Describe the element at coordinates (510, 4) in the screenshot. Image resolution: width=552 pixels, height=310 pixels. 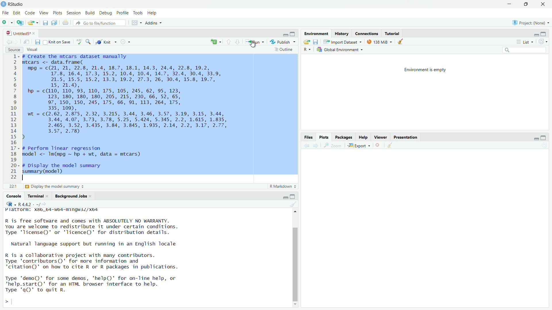
I see `minimize` at that location.